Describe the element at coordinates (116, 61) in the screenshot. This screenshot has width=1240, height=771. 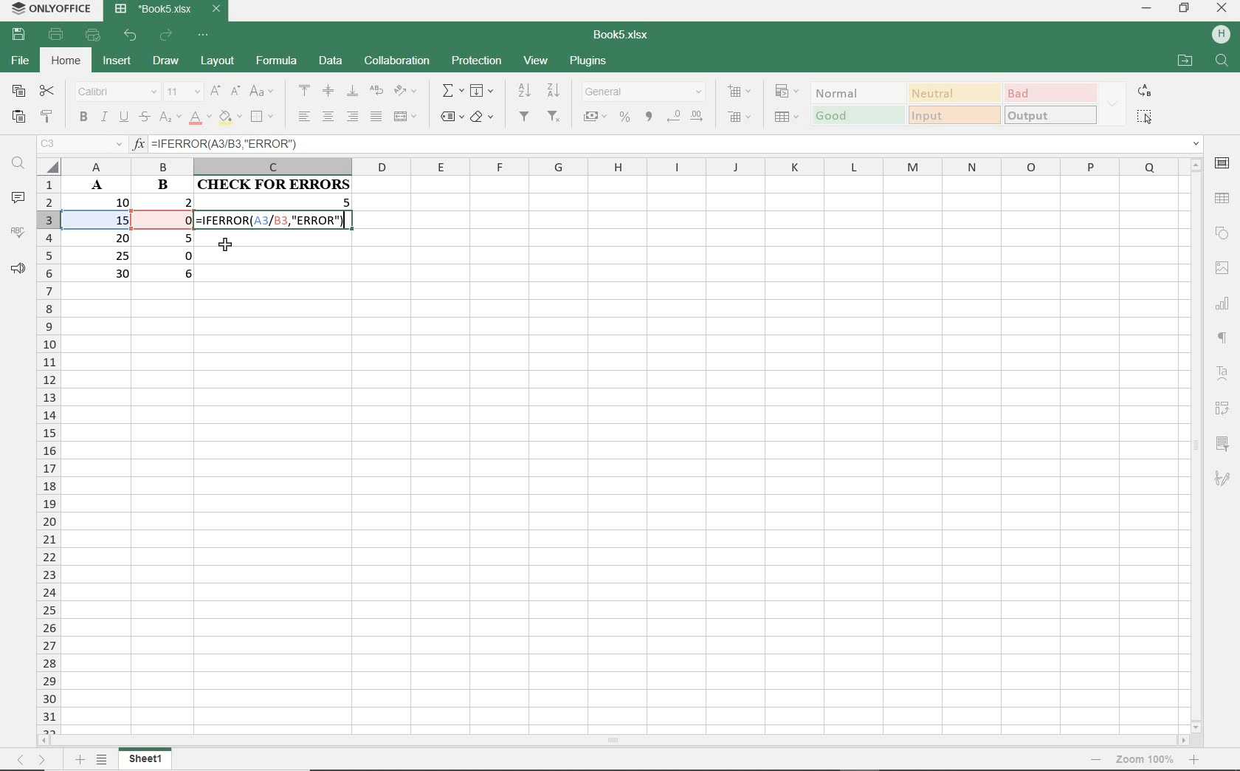
I see `INSERT` at that location.